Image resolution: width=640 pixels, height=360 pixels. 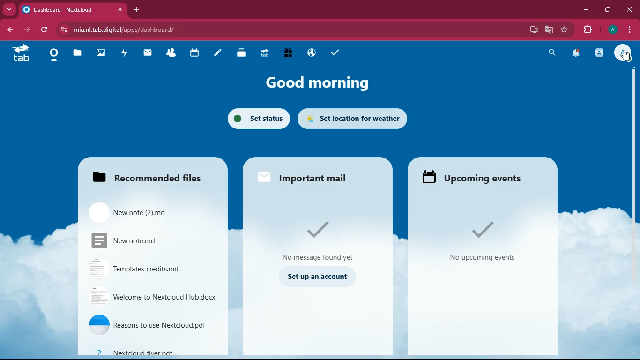 I want to click on favourite, so click(x=563, y=30).